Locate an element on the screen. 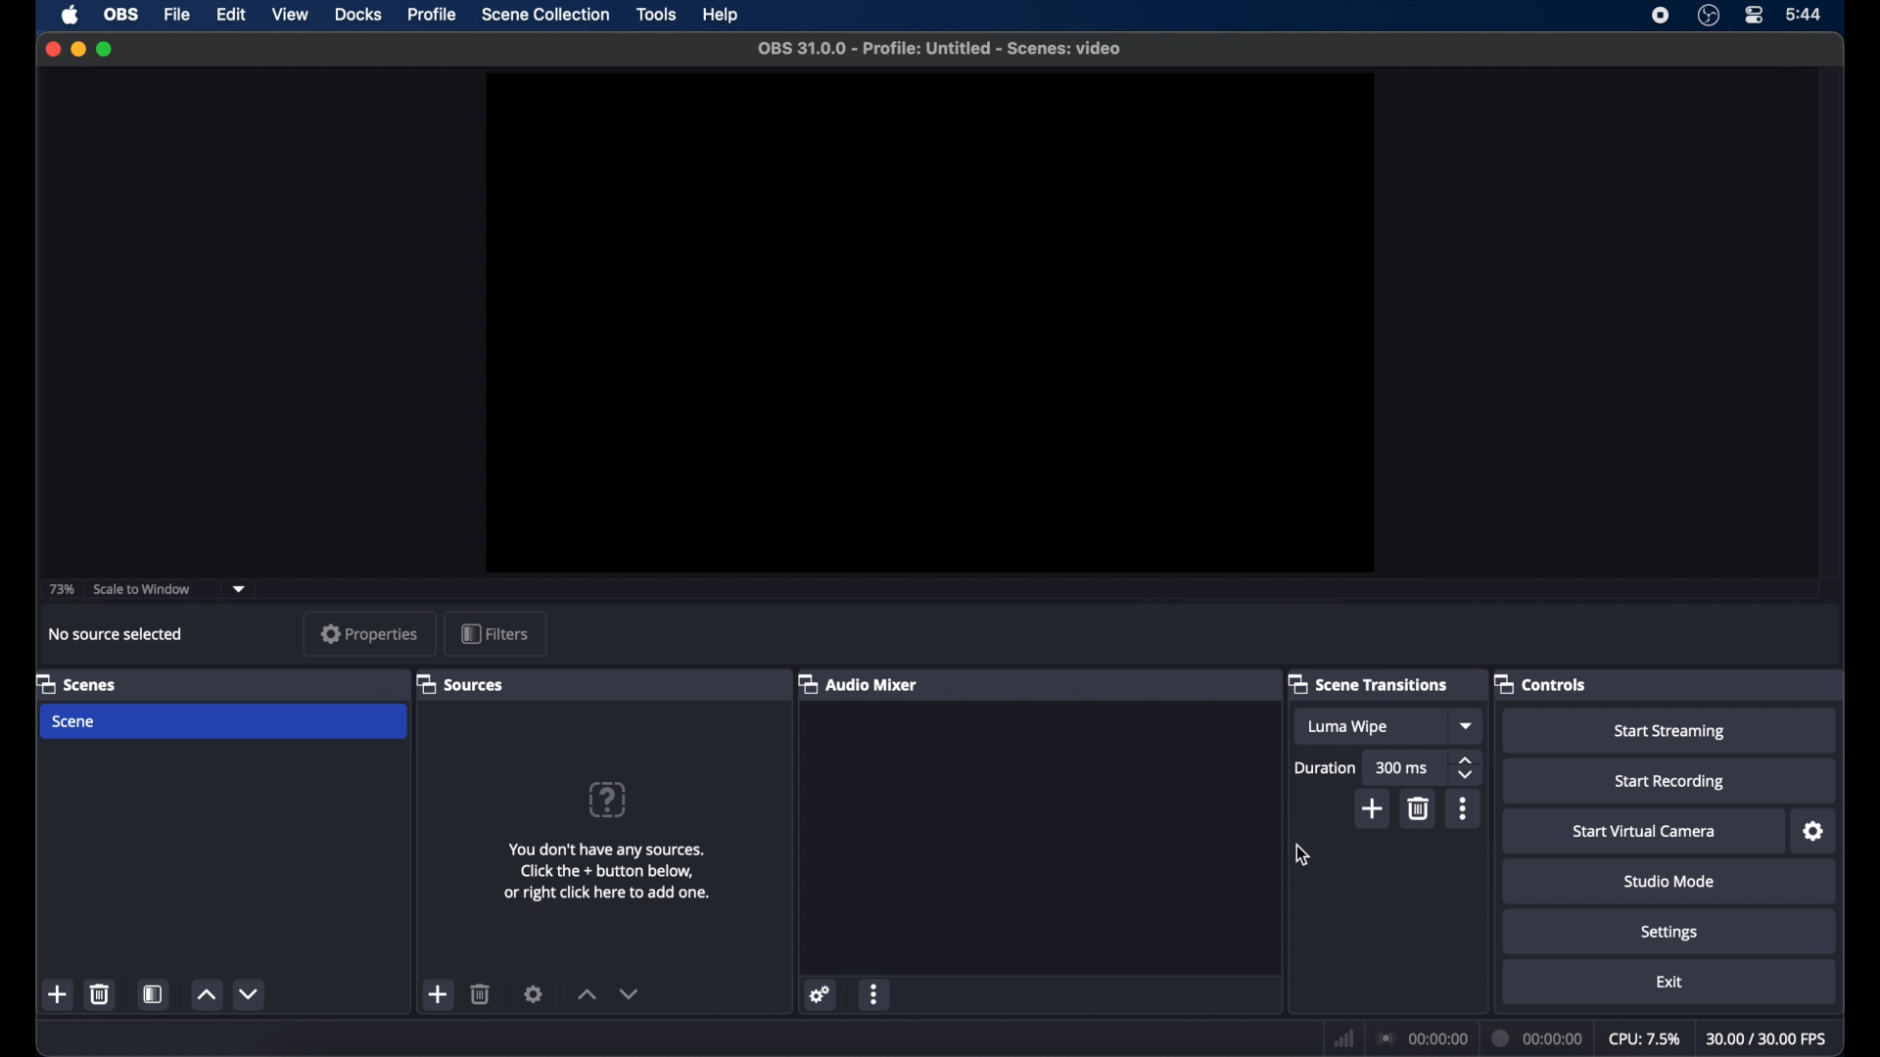  view is located at coordinates (289, 14).